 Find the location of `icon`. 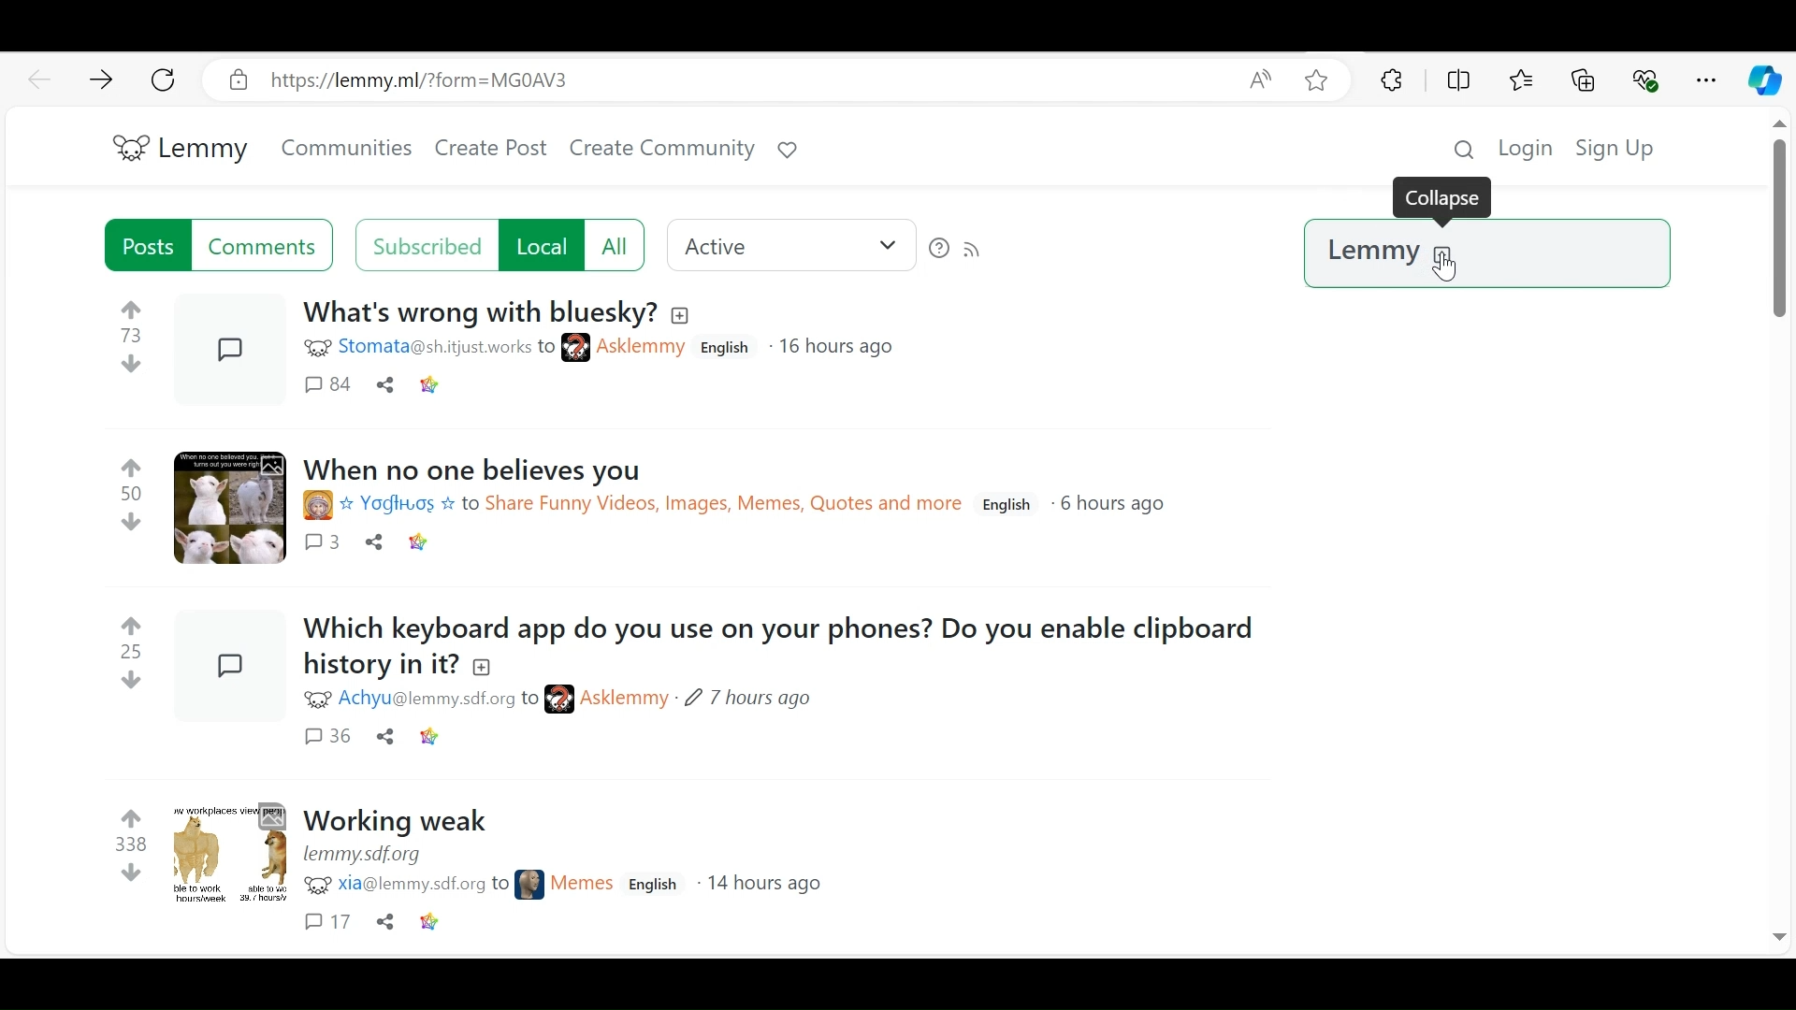

icon is located at coordinates (316, 349).